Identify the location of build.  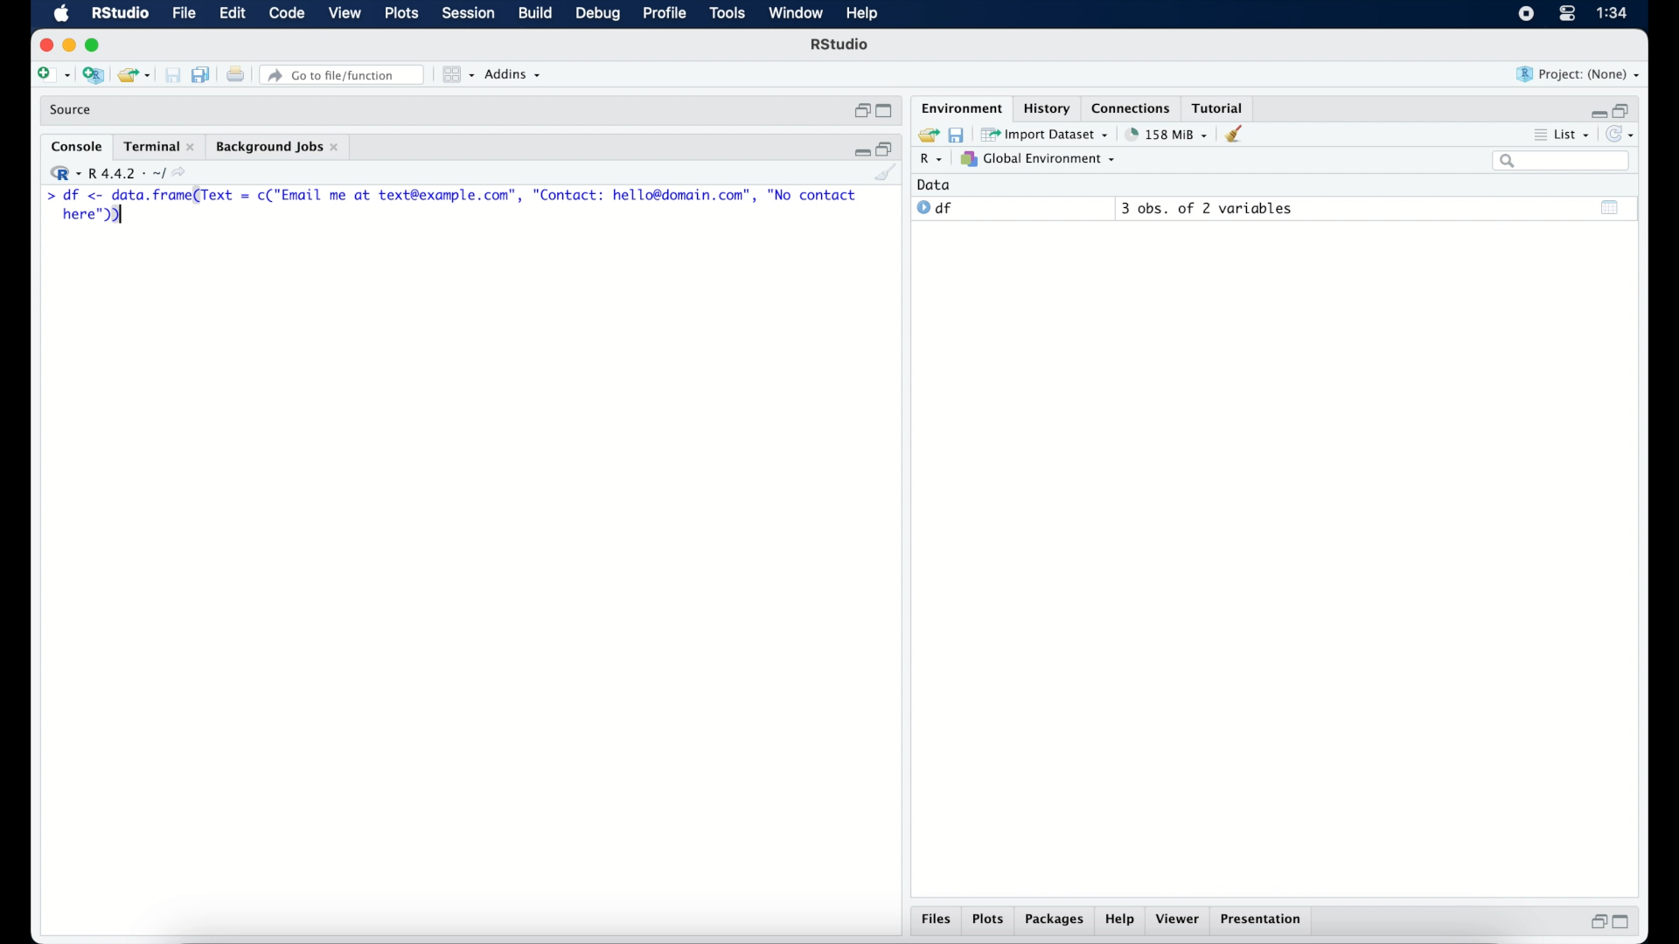
(536, 14).